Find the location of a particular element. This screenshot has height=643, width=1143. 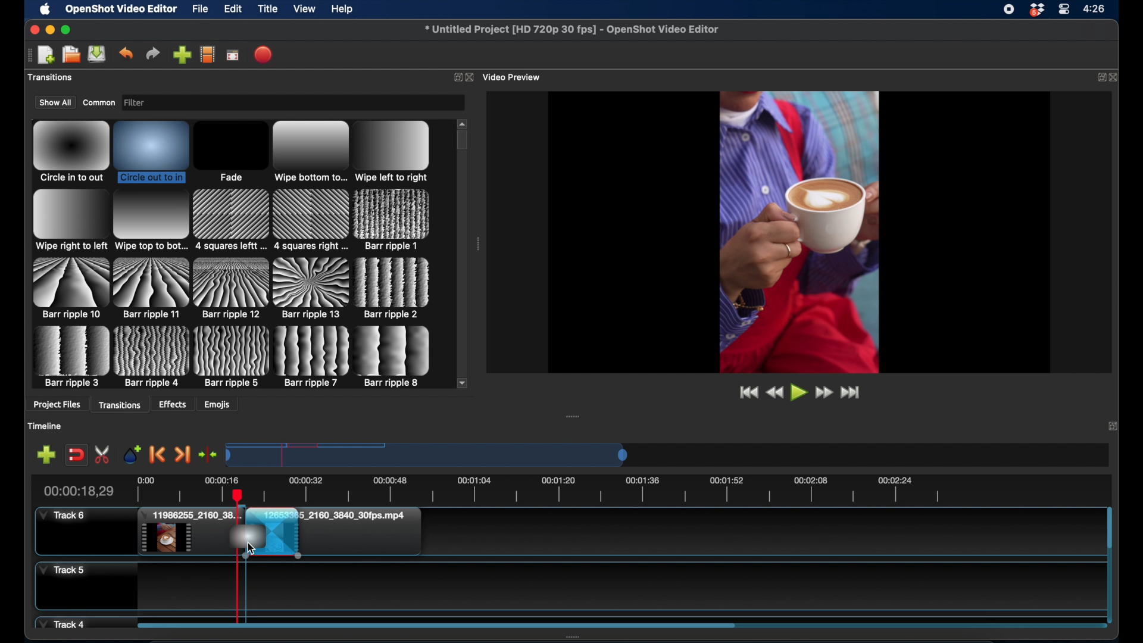

transition is located at coordinates (310, 220).